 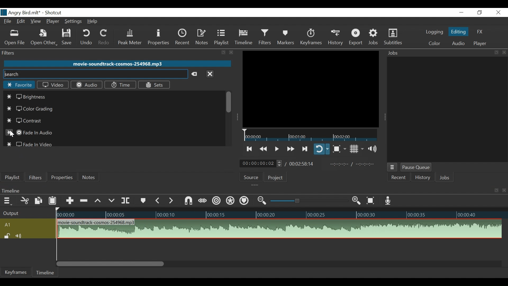 I want to click on Copy, so click(x=38, y=200).